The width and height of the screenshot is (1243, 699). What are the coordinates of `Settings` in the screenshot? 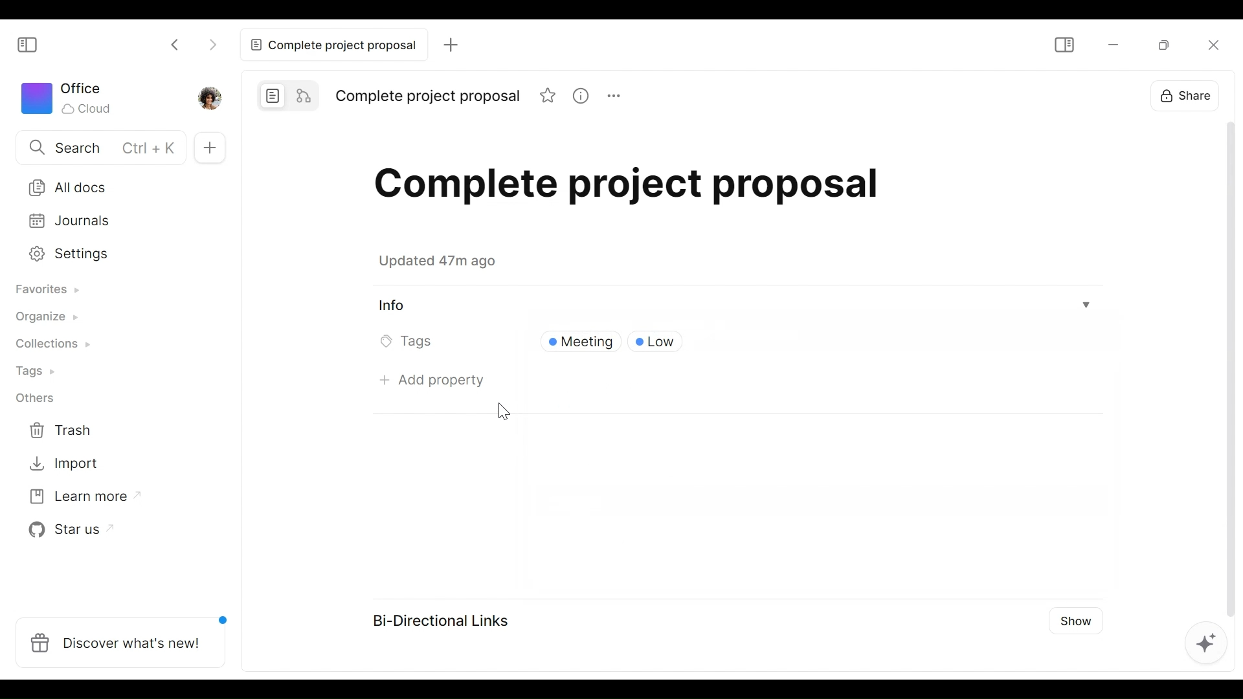 It's located at (108, 254).